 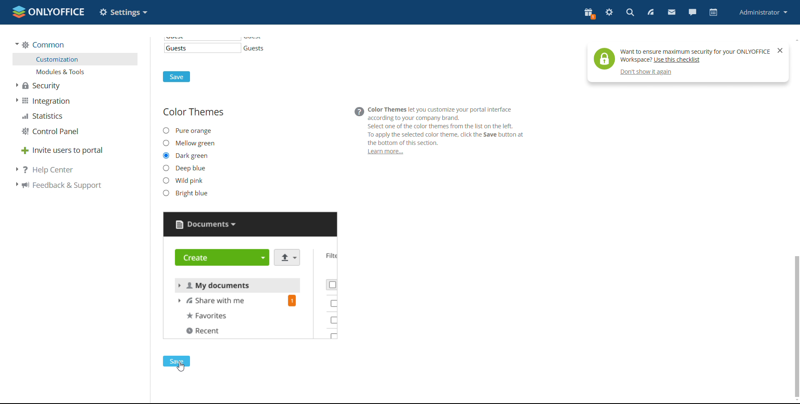 What do you see at coordinates (672, 12) in the screenshot?
I see `mail` at bounding box center [672, 12].